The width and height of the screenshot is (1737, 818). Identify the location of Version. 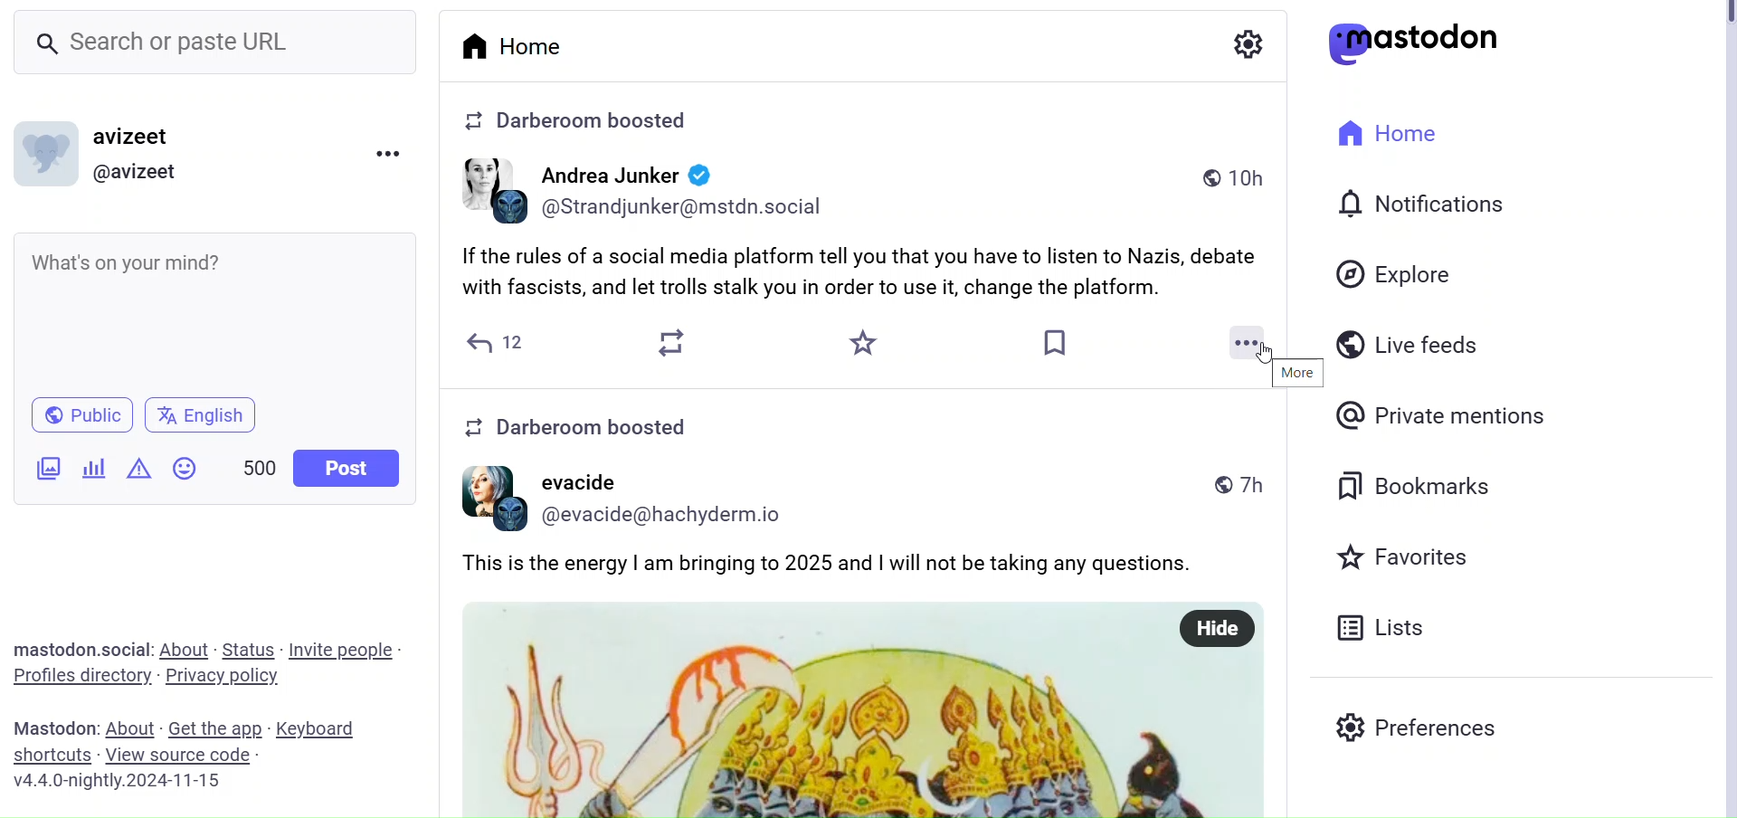
(121, 781).